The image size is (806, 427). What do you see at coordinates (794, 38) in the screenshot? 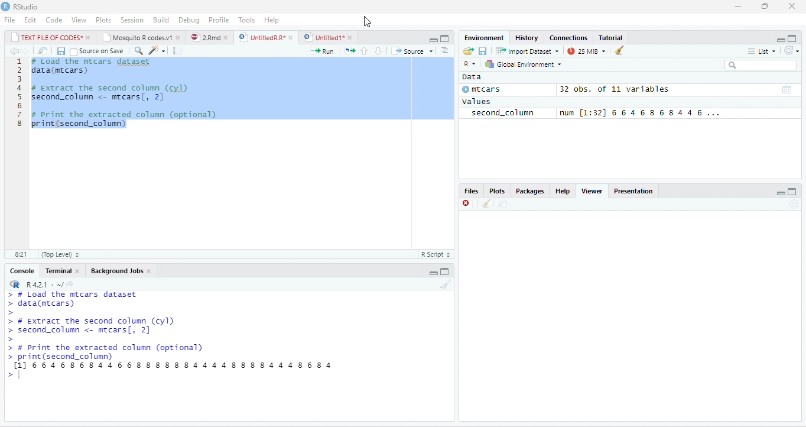
I see `maximize` at bounding box center [794, 38].